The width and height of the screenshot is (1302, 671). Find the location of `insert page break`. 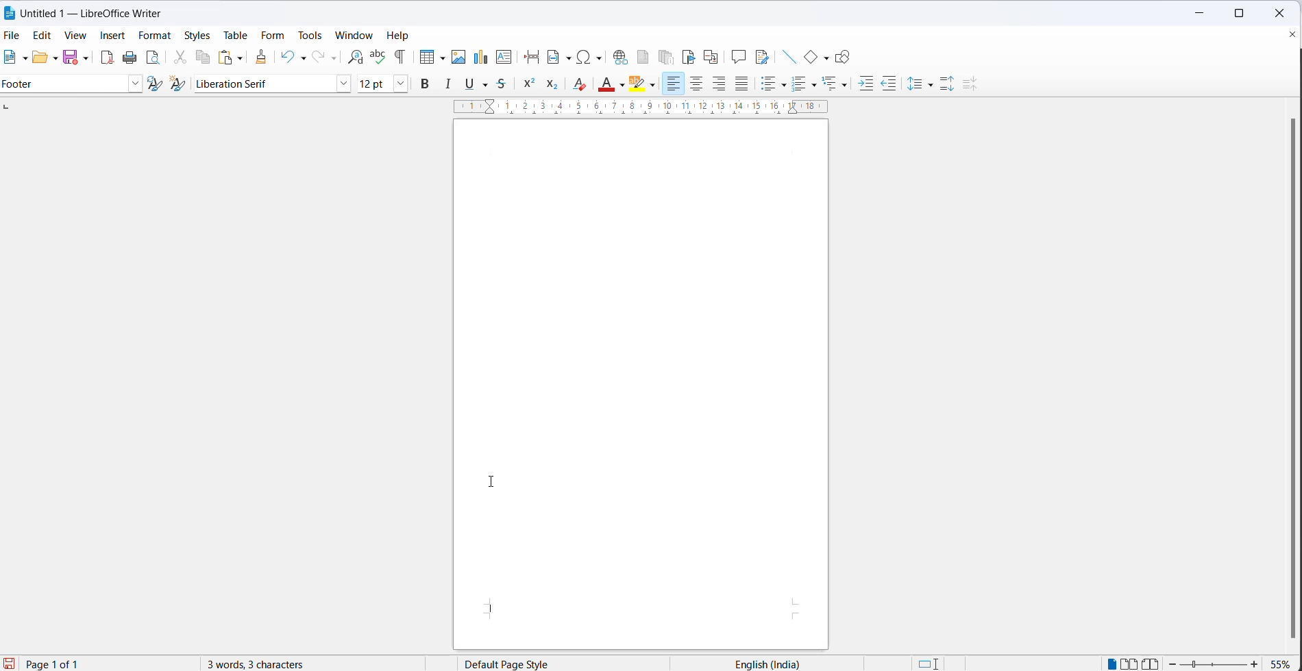

insert page break is located at coordinates (531, 58).